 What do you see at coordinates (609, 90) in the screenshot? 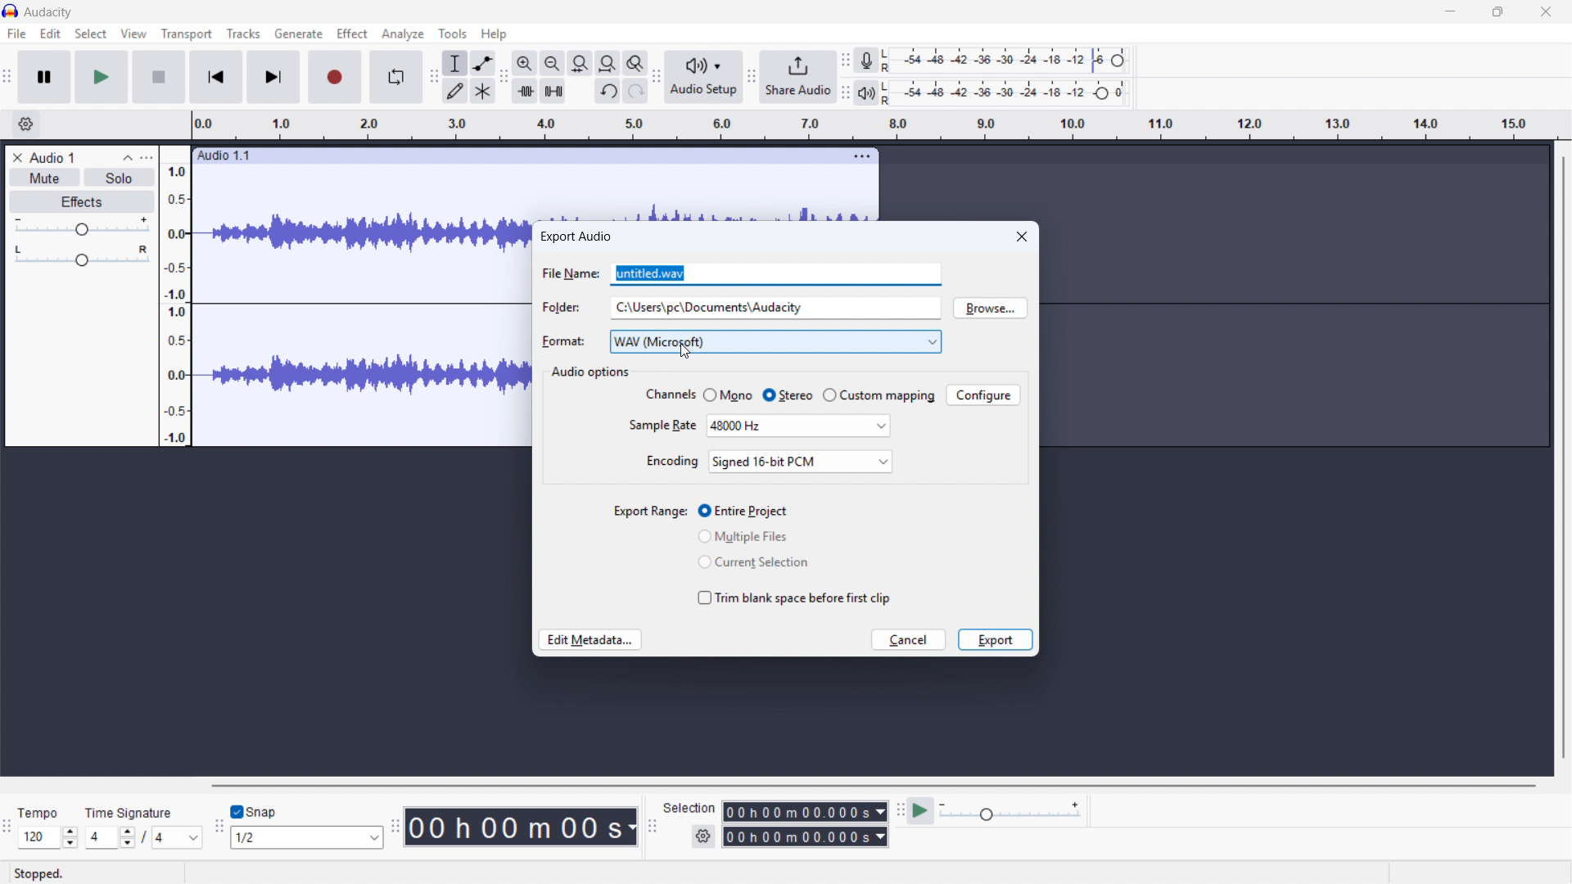
I see `Undo ` at bounding box center [609, 90].